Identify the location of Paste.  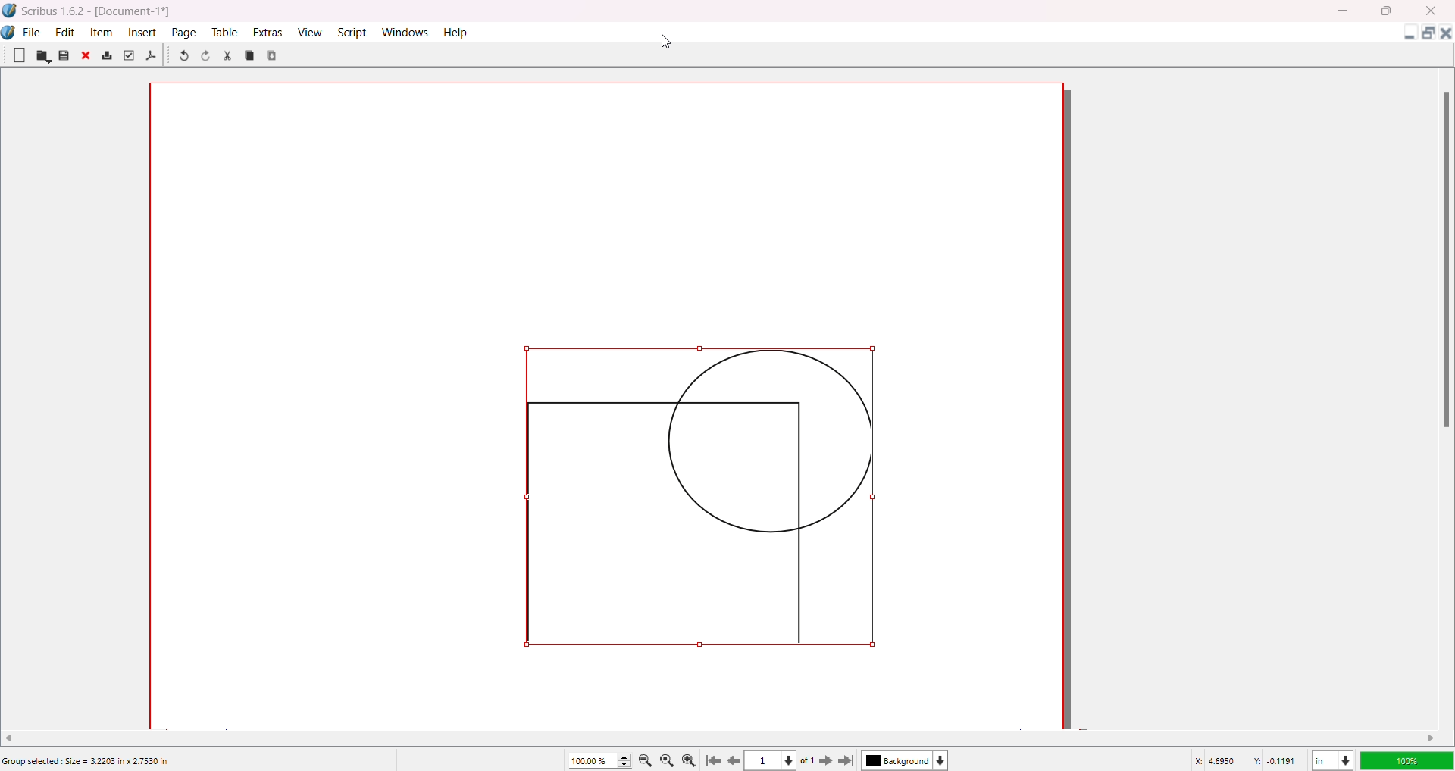
(274, 55).